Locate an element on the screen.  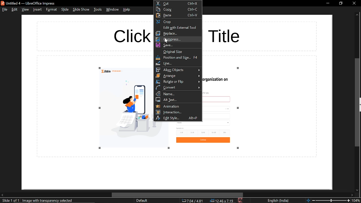
change zoom is located at coordinates (328, 201).